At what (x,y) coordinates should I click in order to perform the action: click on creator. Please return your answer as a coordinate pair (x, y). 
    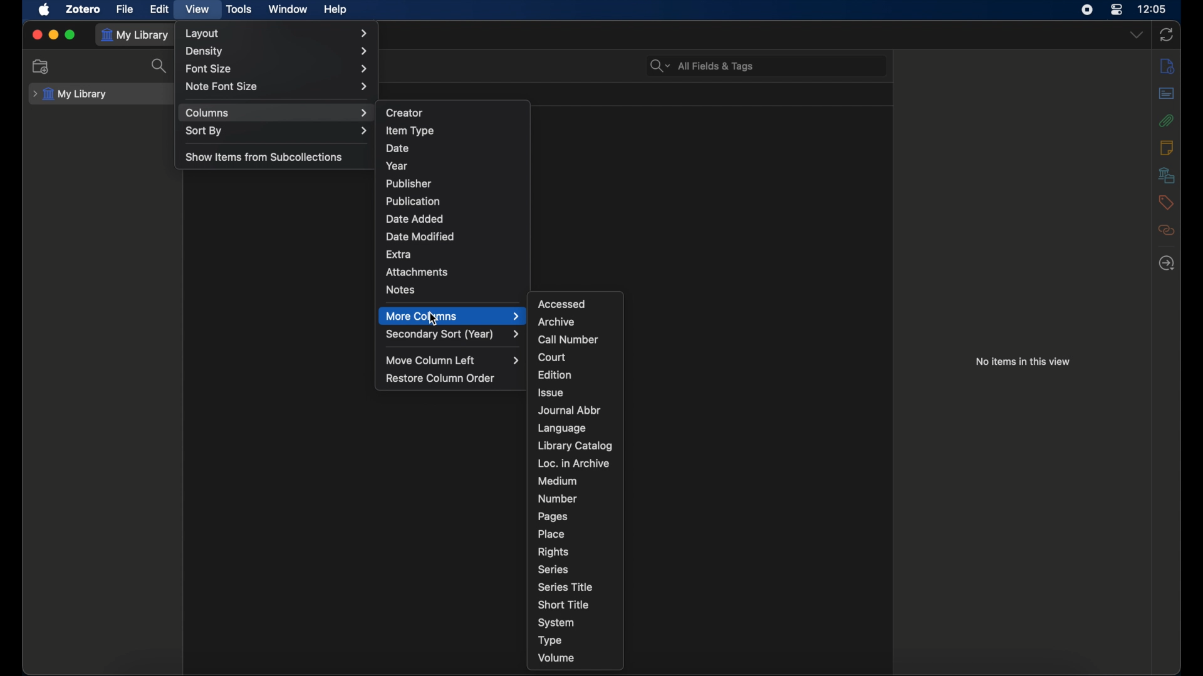
    Looking at the image, I should click on (405, 112).